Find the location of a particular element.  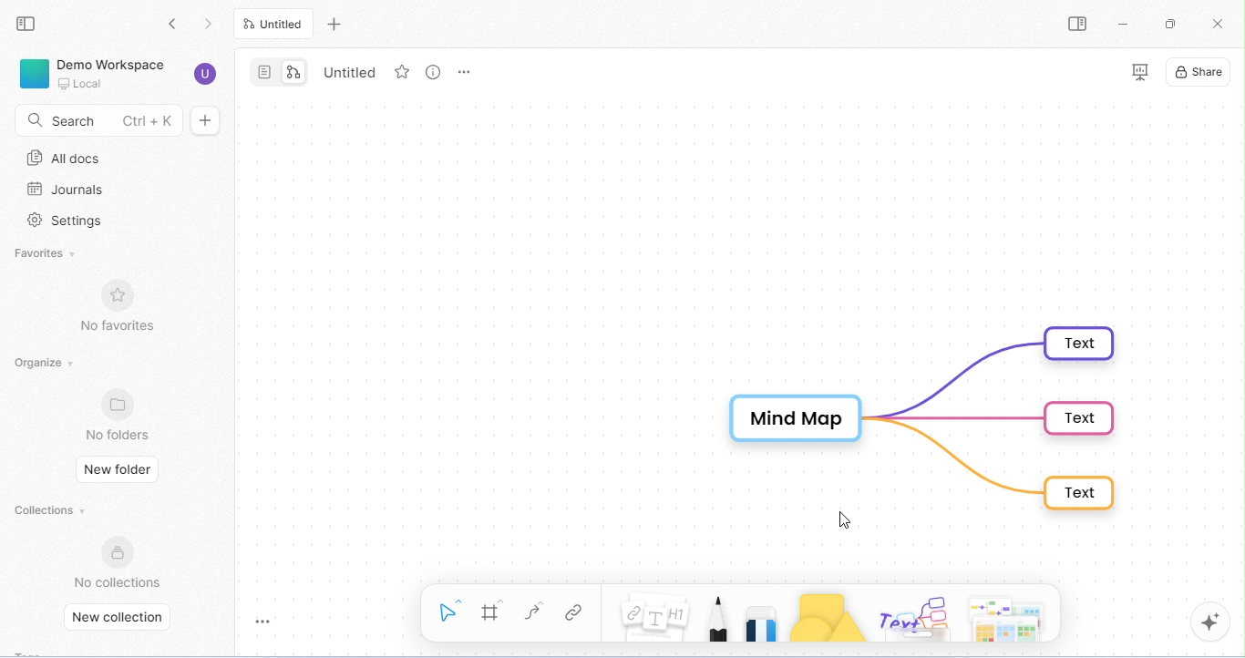

toggle zoom is located at coordinates (270, 622).